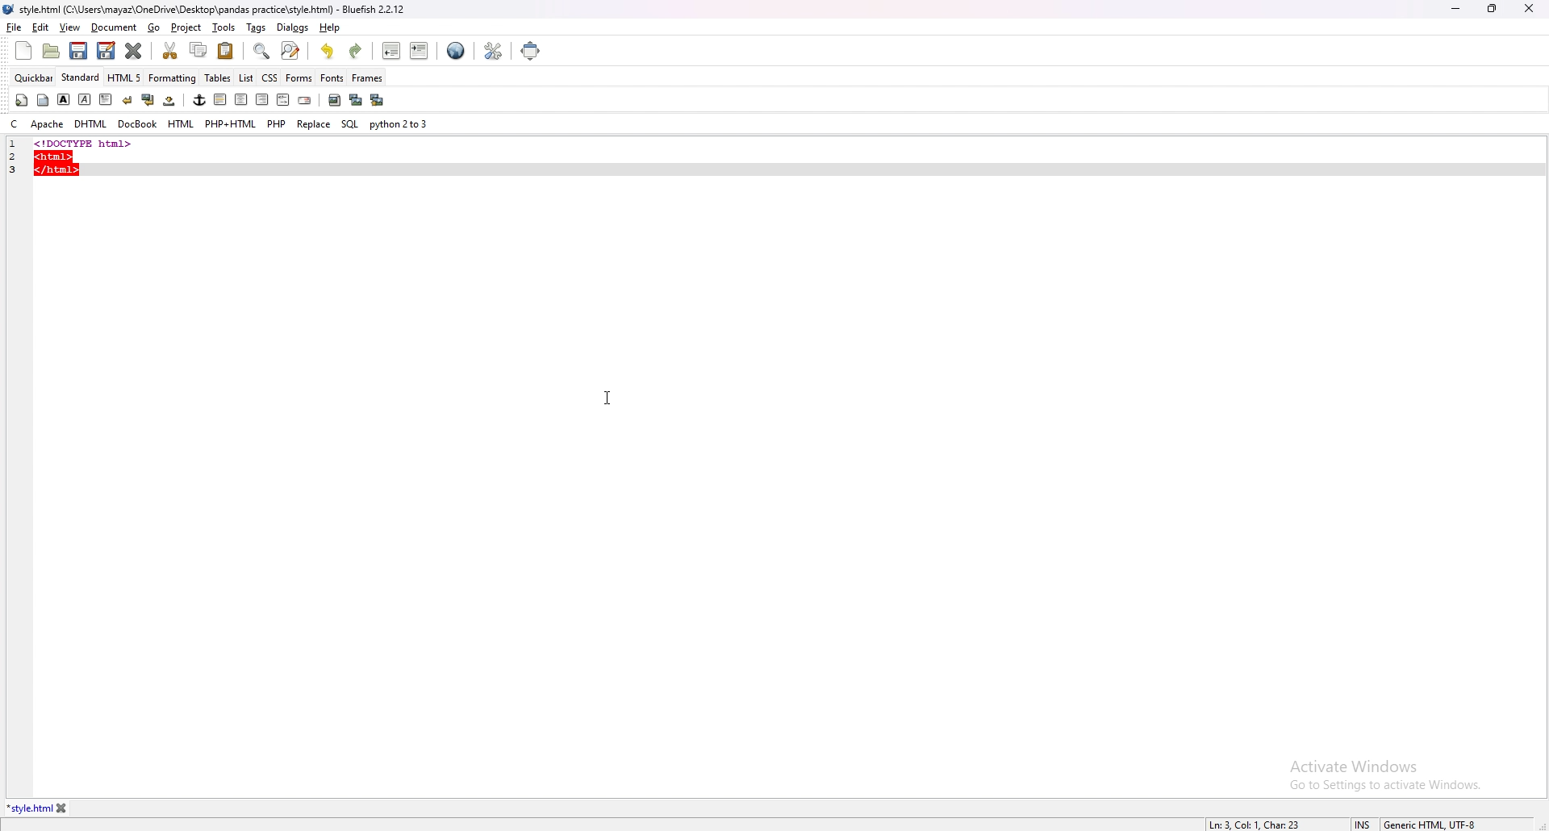  Describe the element at coordinates (19, 156) in the screenshot. I see `line number` at that location.